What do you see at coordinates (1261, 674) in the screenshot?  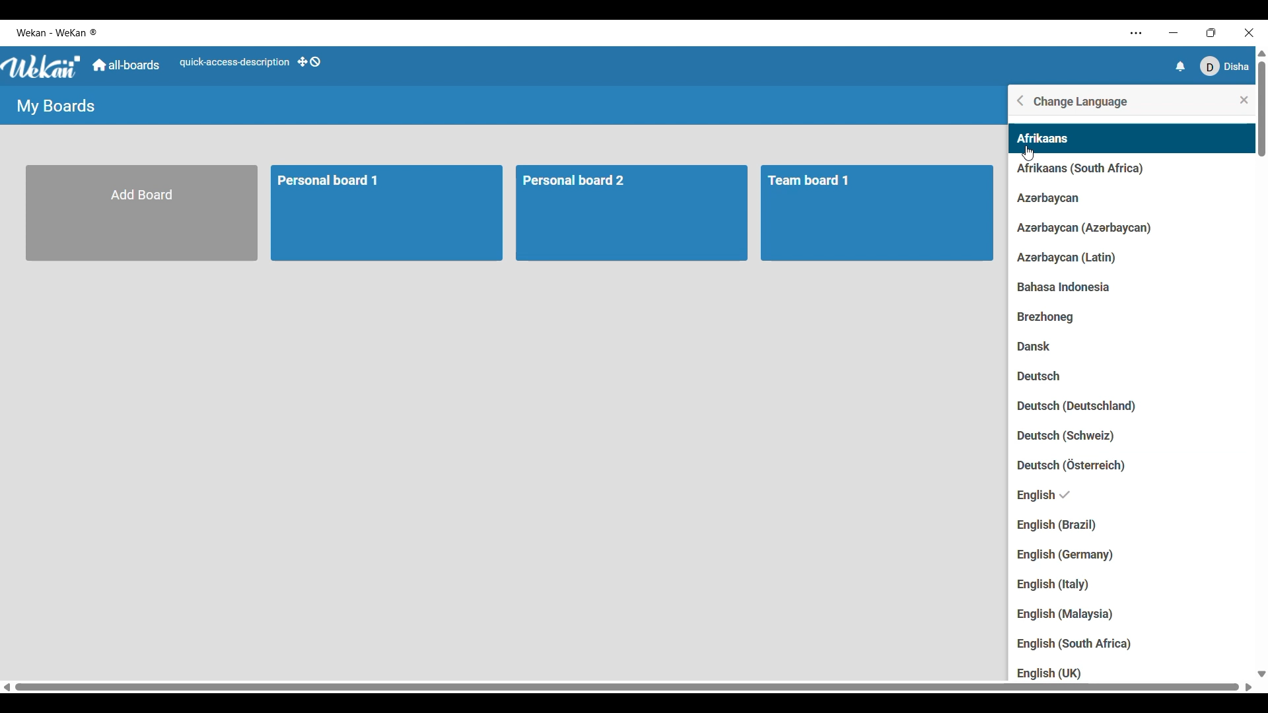 I see `Quick slide to bottom` at bounding box center [1261, 674].